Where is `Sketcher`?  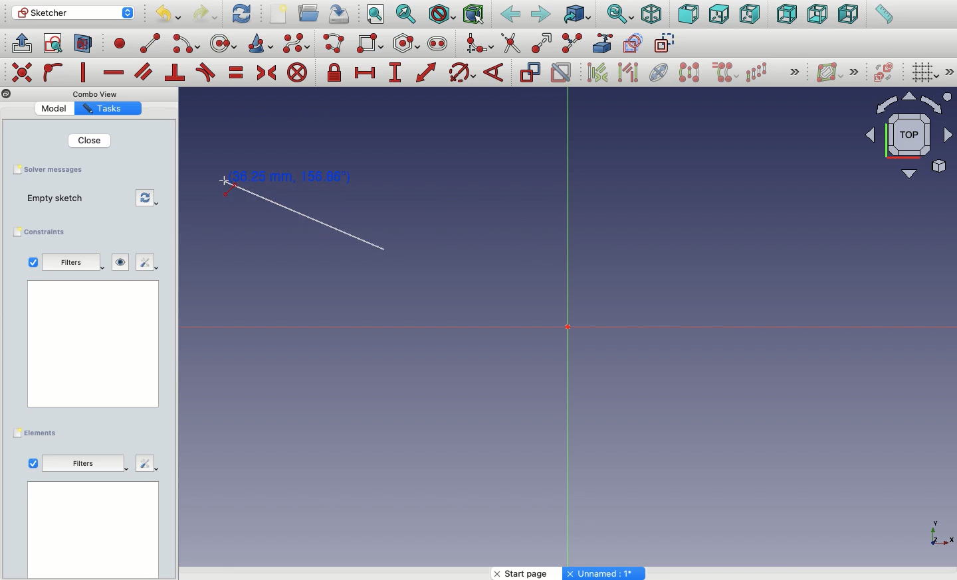
Sketcher is located at coordinates (74, 13).